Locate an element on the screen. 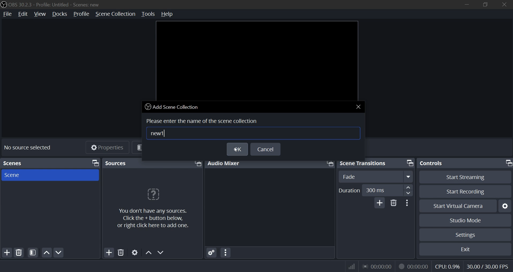 The width and height of the screenshot is (513, 272). studio mode is located at coordinates (466, 221).